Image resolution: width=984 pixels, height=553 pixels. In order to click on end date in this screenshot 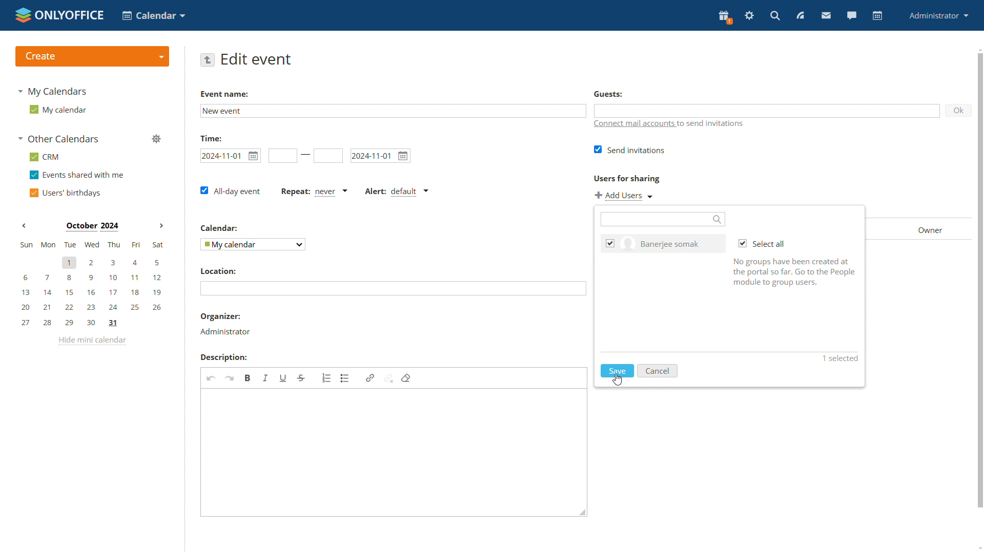, I will do `click(379, 156)`.